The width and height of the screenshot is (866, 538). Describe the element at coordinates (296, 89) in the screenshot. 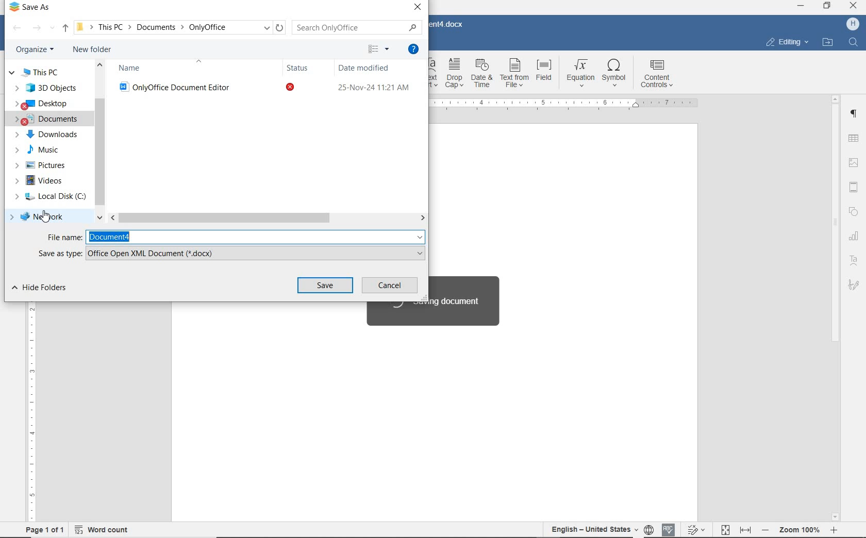

I see `status` at that location.